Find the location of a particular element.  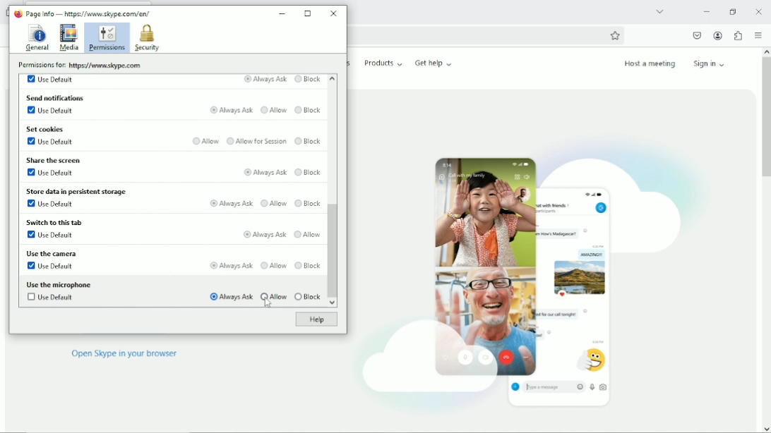

Help is located at coordinates (314, 320).